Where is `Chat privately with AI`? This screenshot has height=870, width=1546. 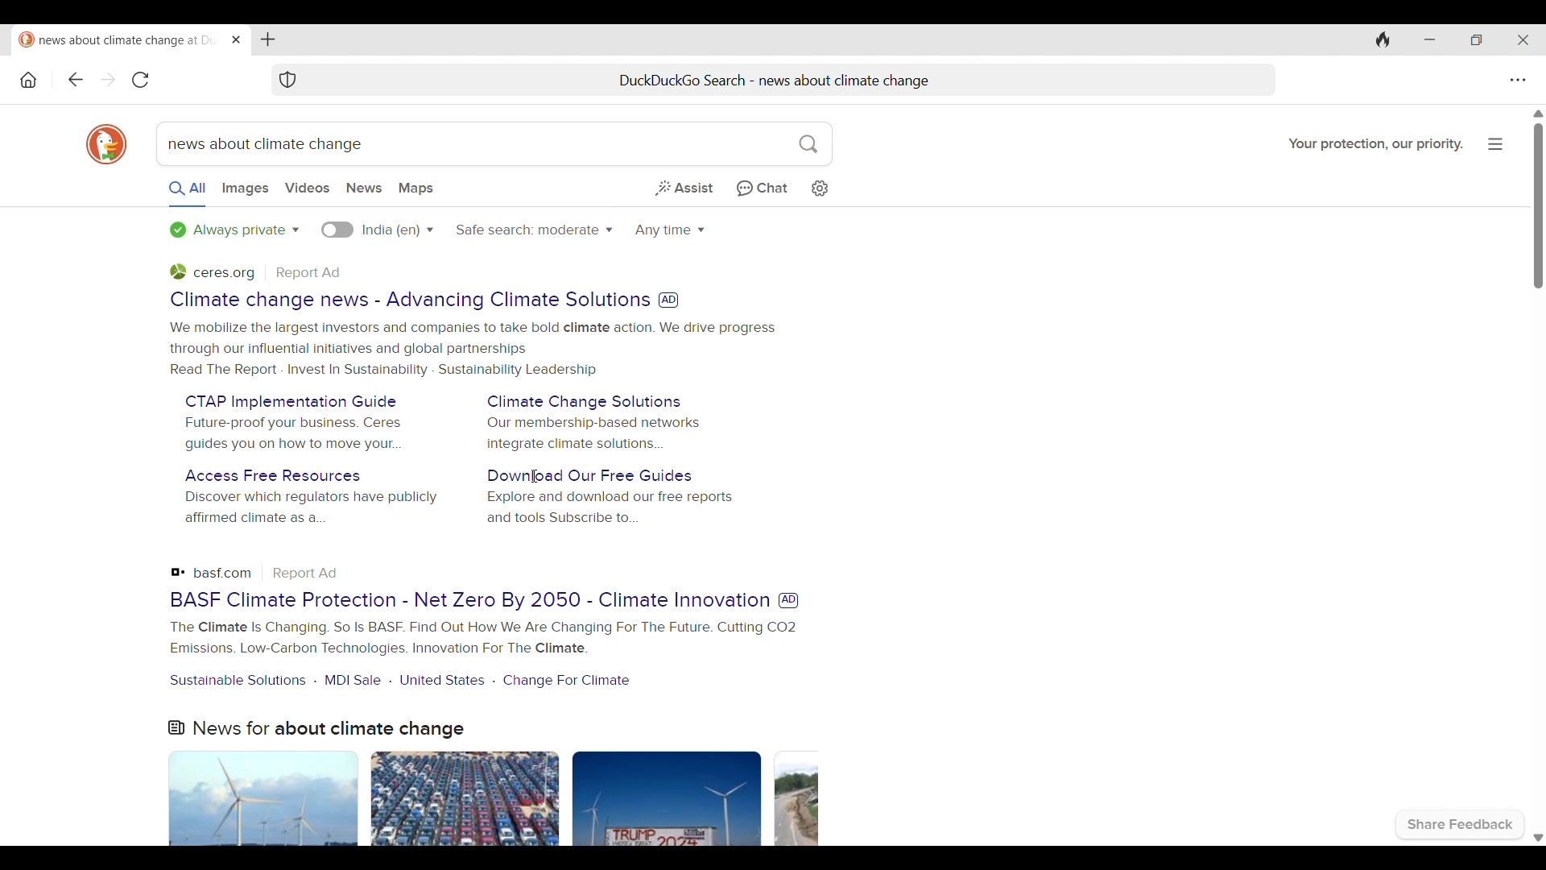 Chat privately with AI is located at coordinates (763, 189).